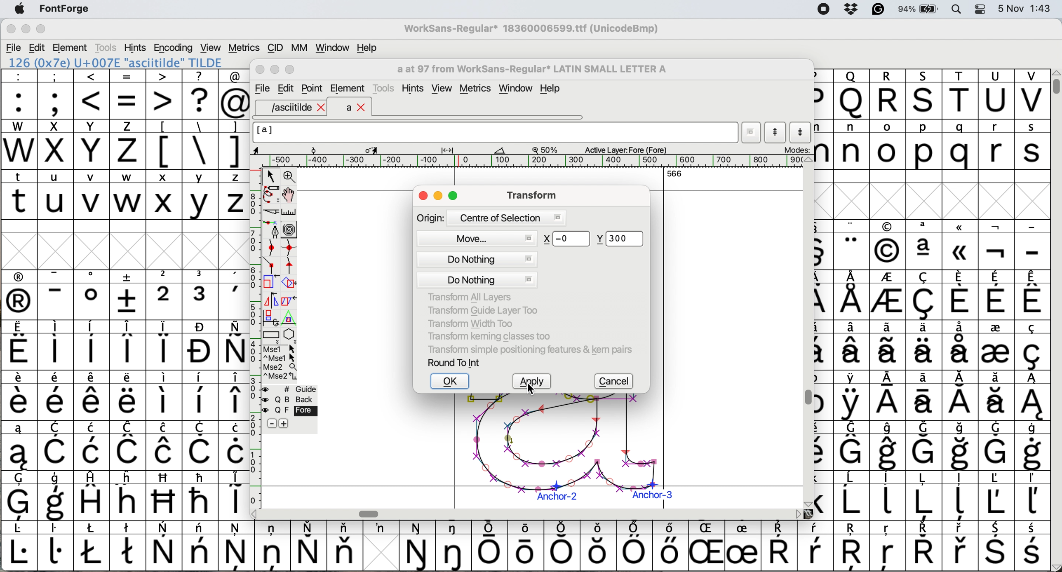 The height and width of the screenshot is (572, 1062). Describe the element at coordinates (285, 423) in the screenshot. I see `add` at that location.